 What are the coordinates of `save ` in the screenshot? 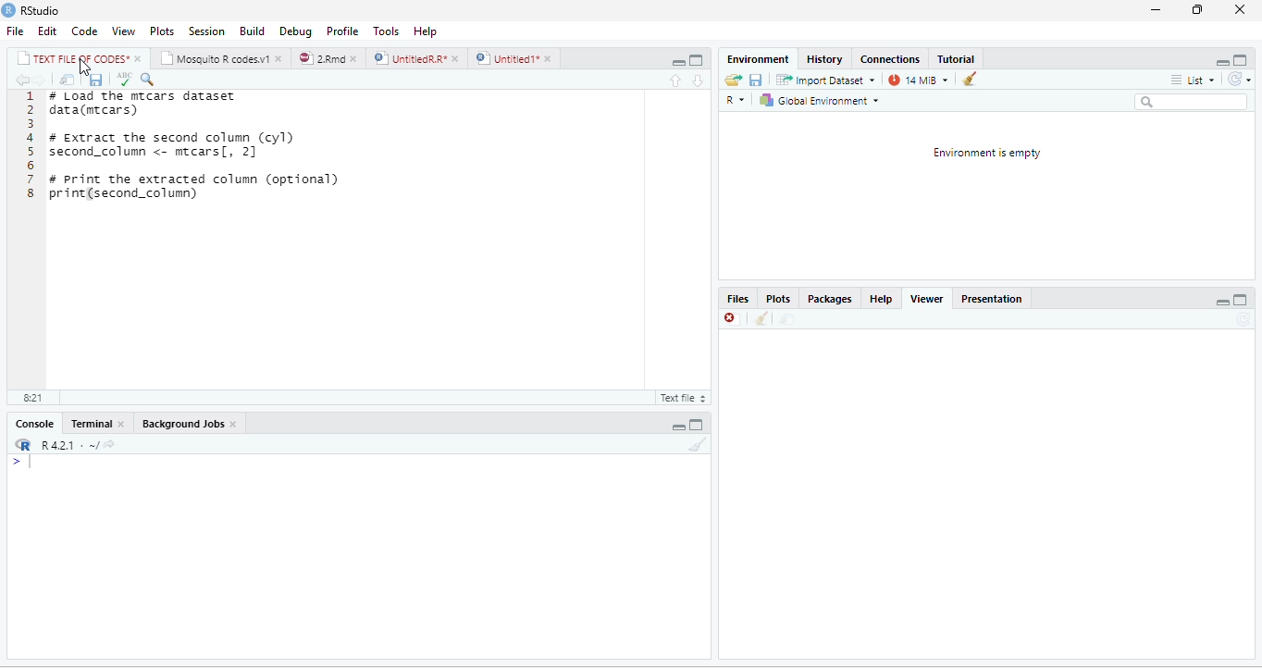 It's located at (757, 80).